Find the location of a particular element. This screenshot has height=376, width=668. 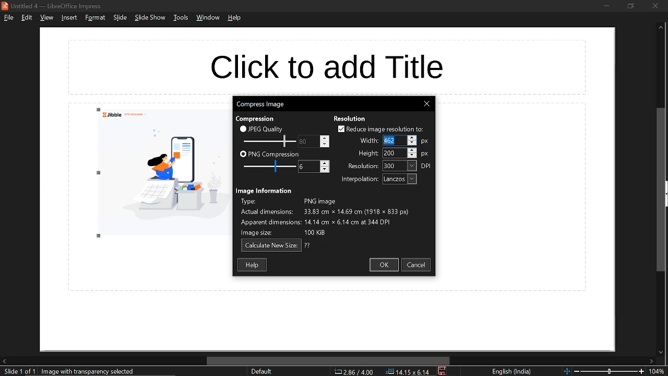

position is located at coordinates (408, 372).